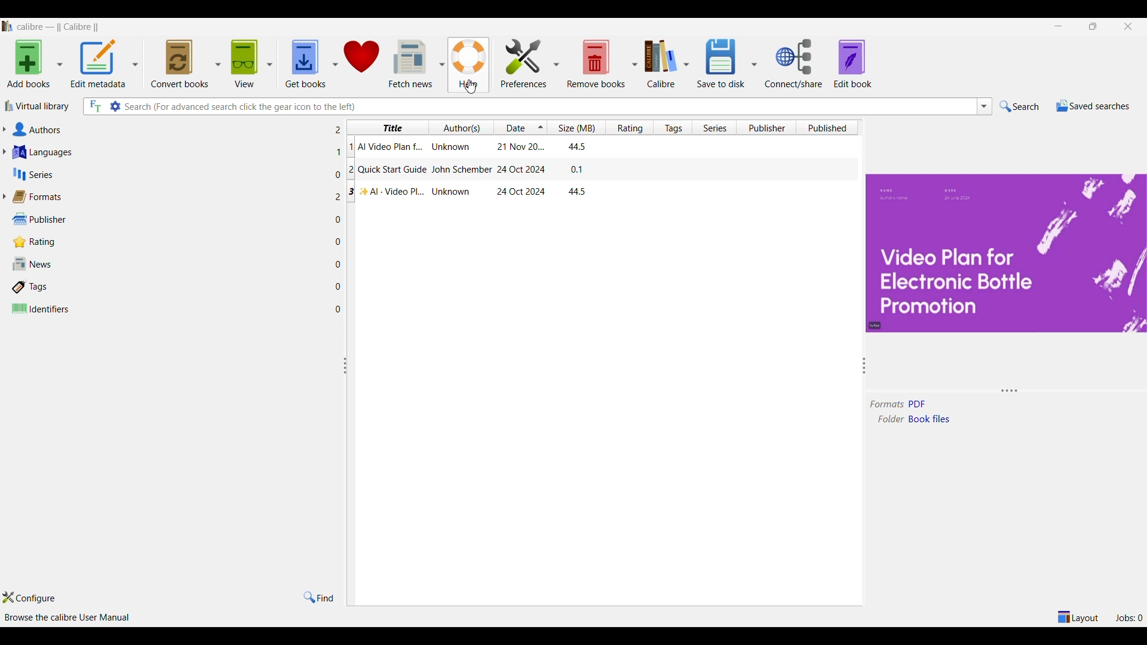 This screenshot has width=1147, height=645. What do you see at coordinates (576, 128) in the screenshot?
I see `Size column` at bounding box center [576, 128].